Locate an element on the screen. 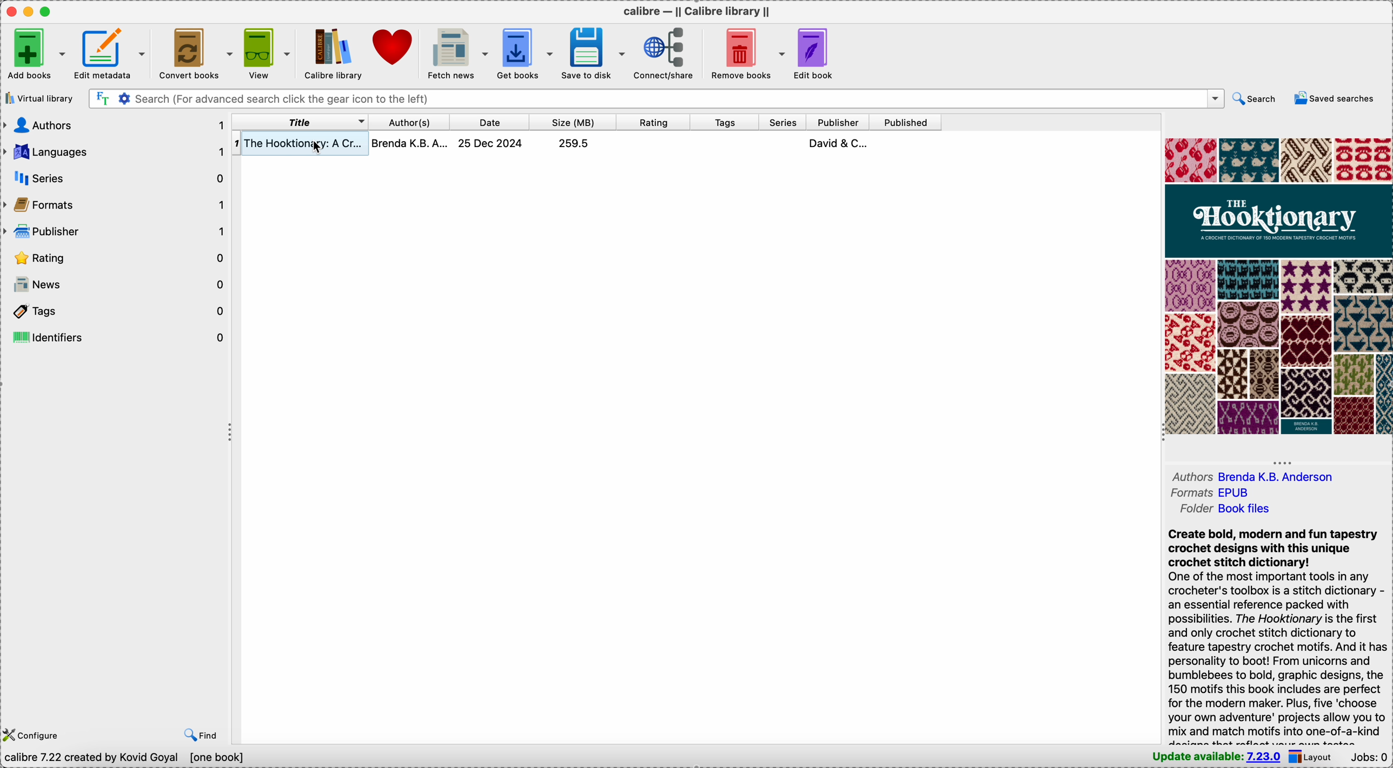  synopsis is located at coordinates (1279, 636).